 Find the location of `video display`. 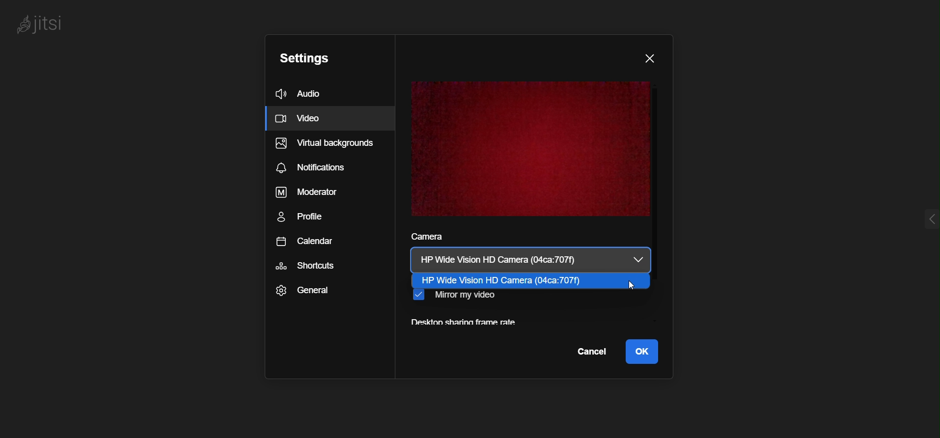

video display is located at coordinates (529, 149).